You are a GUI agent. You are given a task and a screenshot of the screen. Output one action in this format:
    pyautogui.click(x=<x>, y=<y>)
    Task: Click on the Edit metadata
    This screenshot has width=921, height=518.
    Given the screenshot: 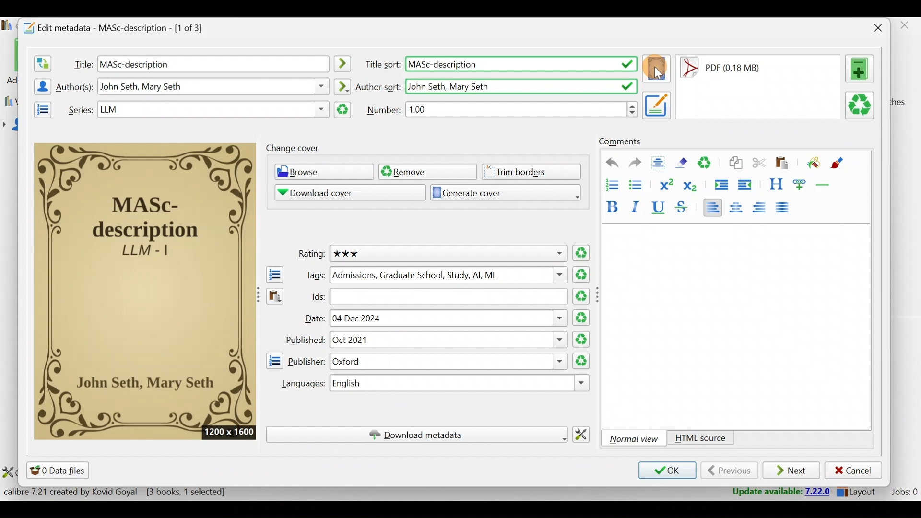 What is the action you would take?
    pyautogui.click(x=123, y=26)
    